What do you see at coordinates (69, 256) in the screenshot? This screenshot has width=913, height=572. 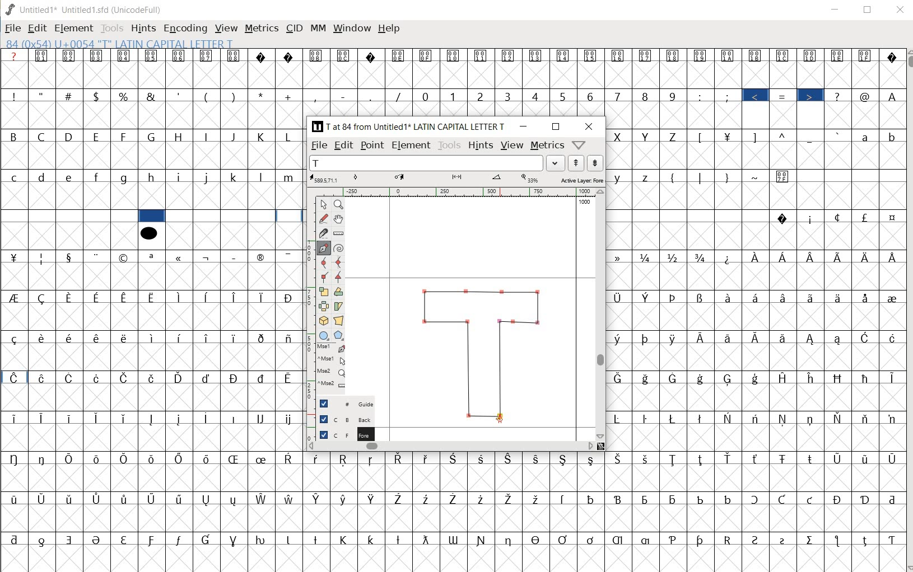 I see `Symbol` at bounding box center [69, 256].